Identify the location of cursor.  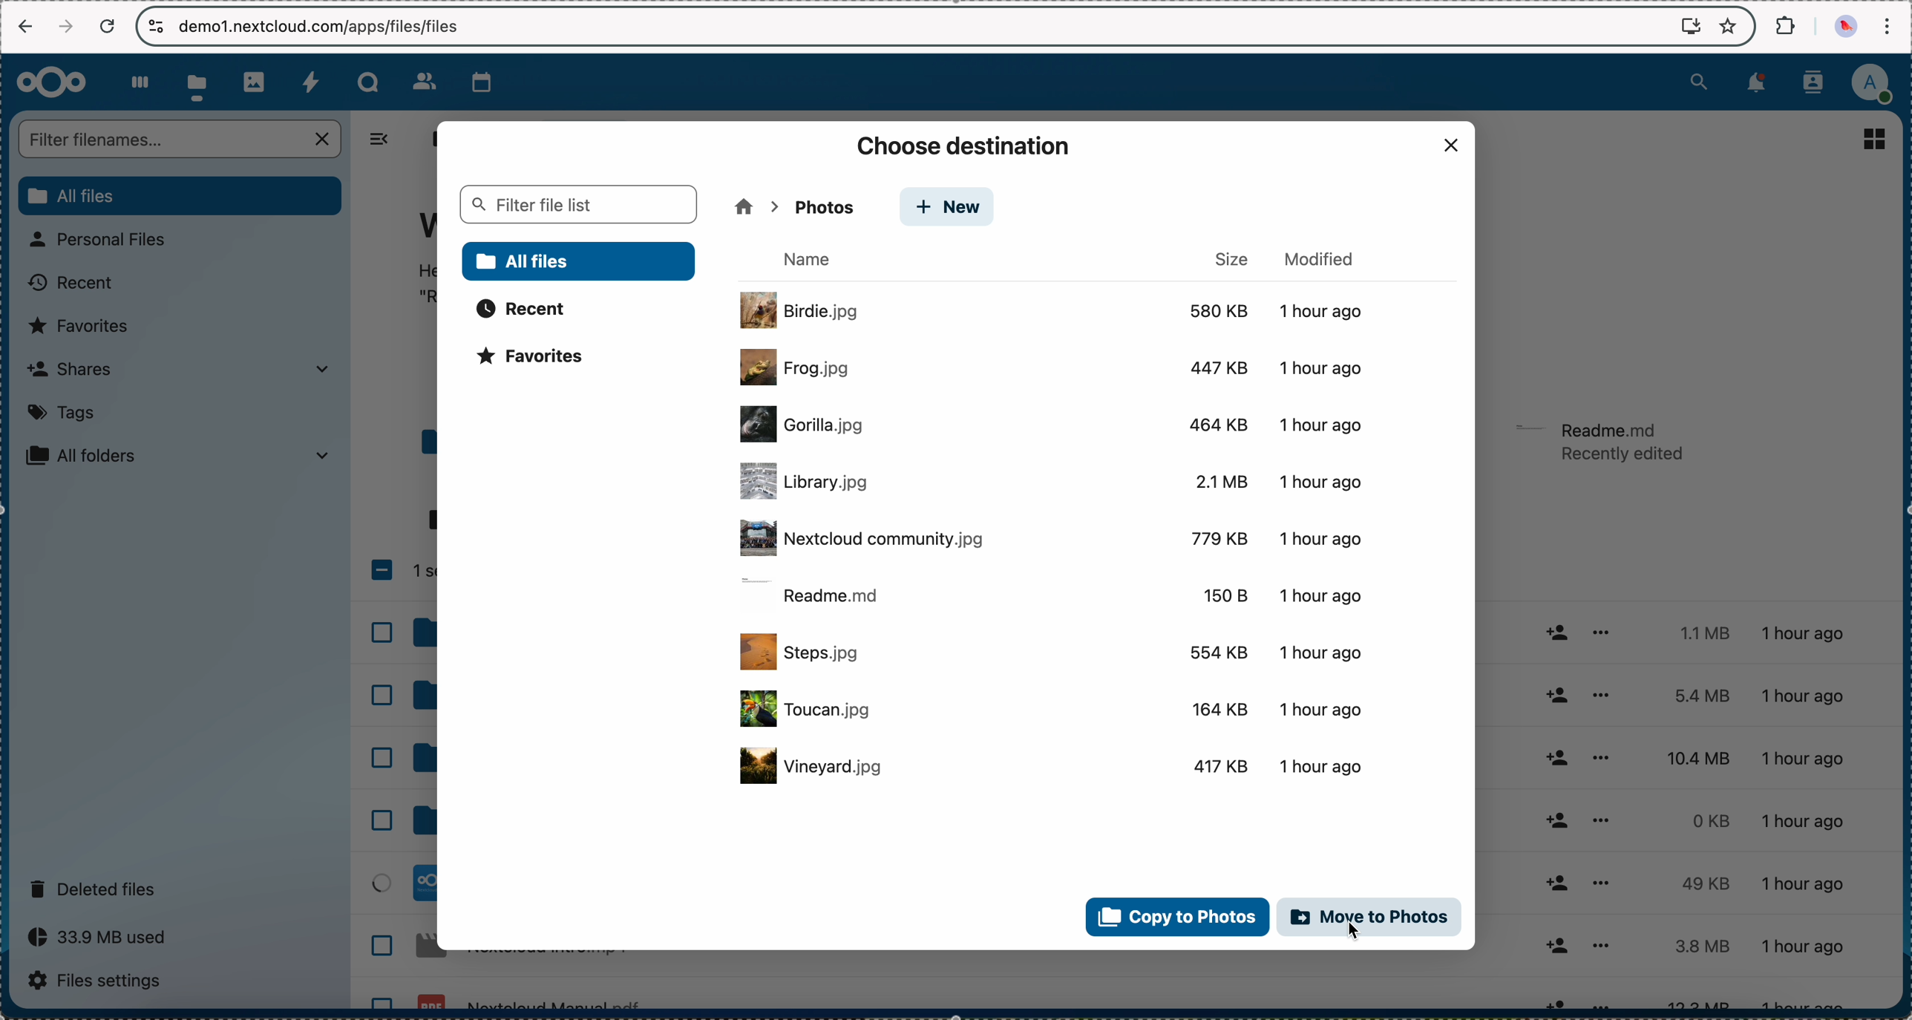
(1358, 932).